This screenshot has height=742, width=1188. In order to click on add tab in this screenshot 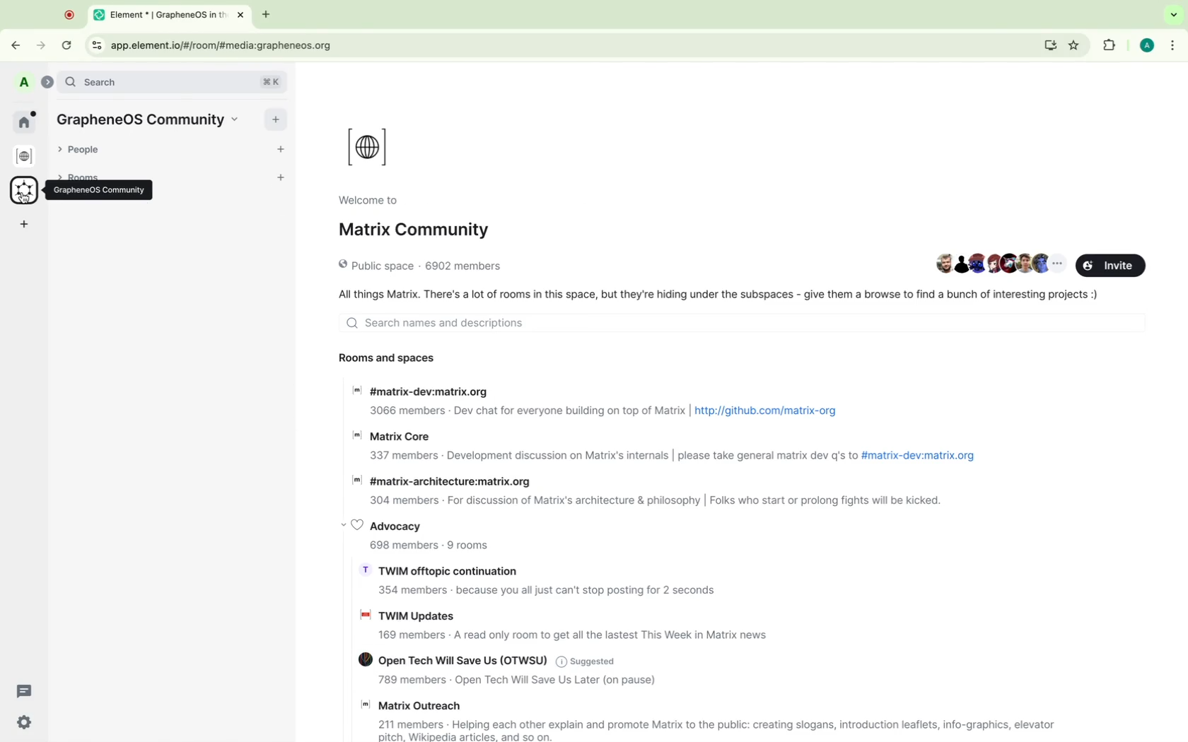, I will do `click(267, 15)`.